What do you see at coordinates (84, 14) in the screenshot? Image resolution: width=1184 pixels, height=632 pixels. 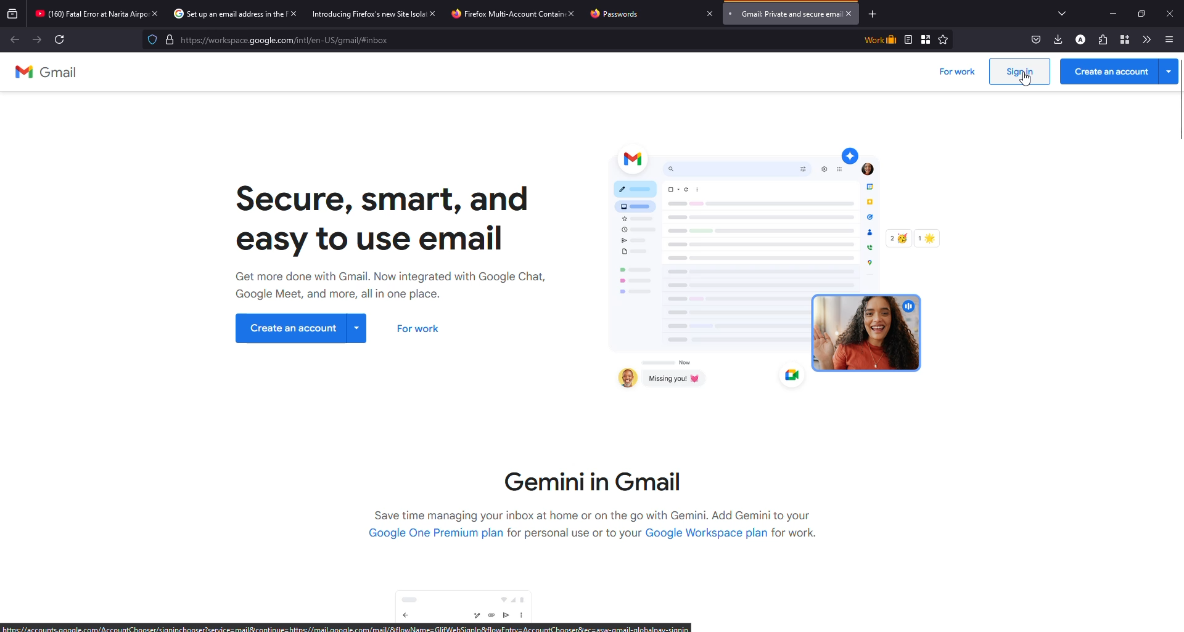 I see `(160) Fatal Error at Narita A` at bounding box center [84, 14].